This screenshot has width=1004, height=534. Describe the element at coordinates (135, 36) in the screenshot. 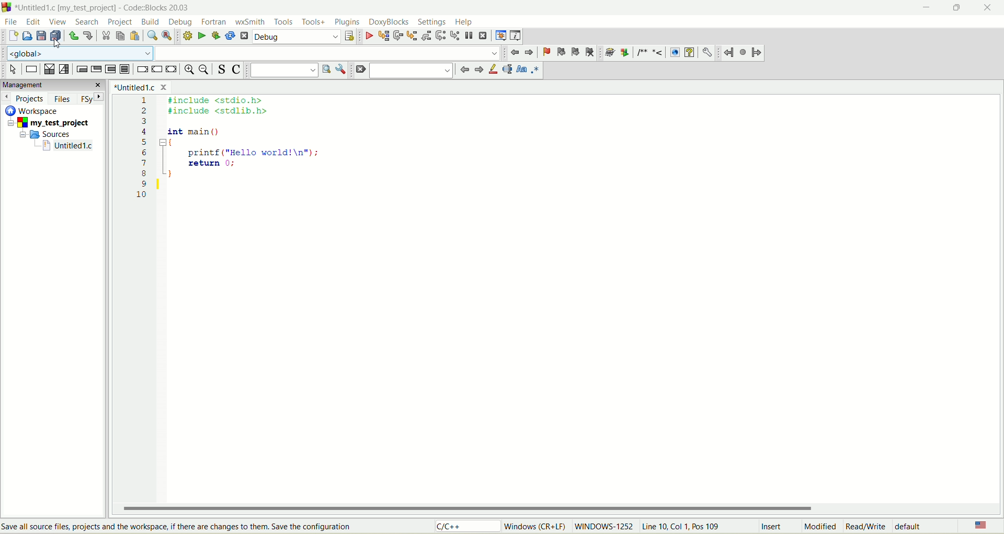

I see `paste` at that location.